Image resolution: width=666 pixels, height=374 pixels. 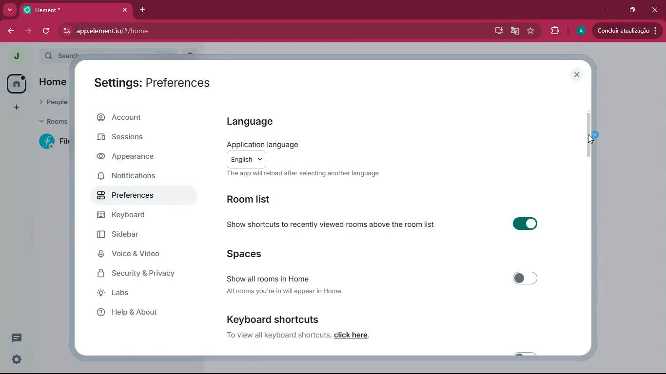 I want to click on maximize, so click(x=634, y=11).